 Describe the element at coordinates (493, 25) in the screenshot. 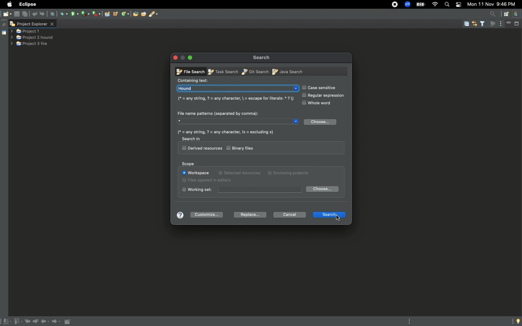

I see `focus on active activity` at that location.